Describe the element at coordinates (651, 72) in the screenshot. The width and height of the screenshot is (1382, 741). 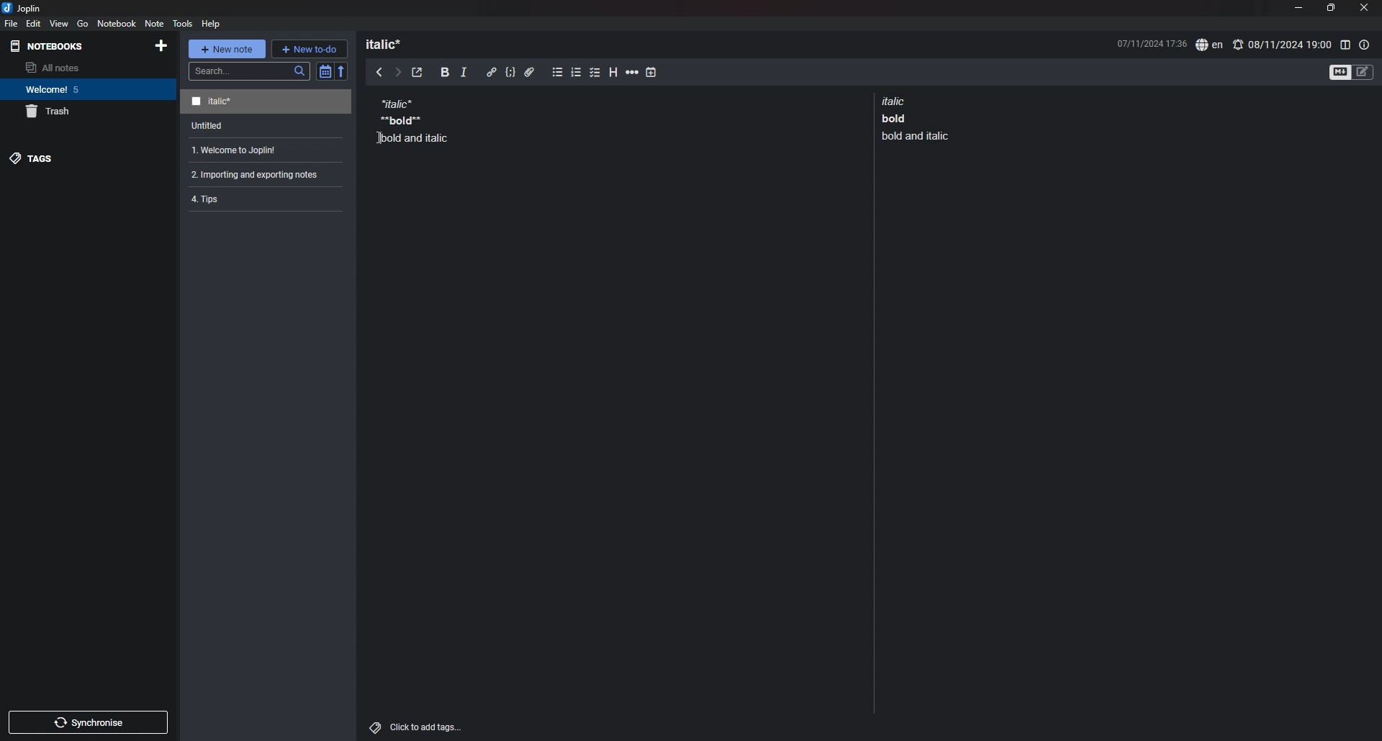
I see `add time` at that location.